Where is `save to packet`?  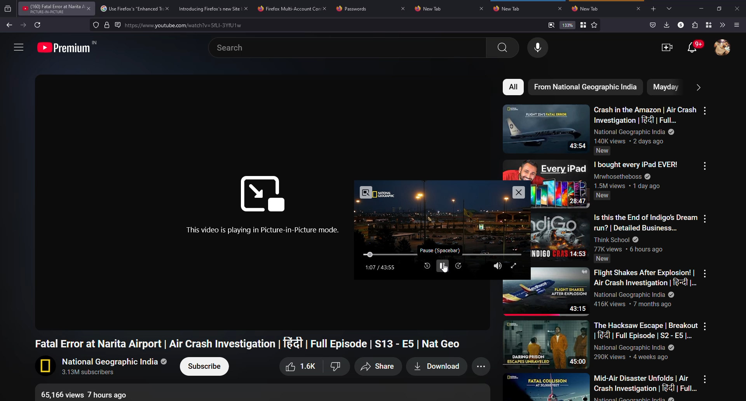 save to packet is located at coordinates (652, 25).